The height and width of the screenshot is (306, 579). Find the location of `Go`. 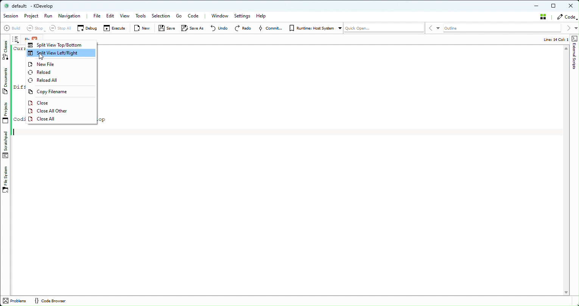

Go is located at coordinates (179, 17).